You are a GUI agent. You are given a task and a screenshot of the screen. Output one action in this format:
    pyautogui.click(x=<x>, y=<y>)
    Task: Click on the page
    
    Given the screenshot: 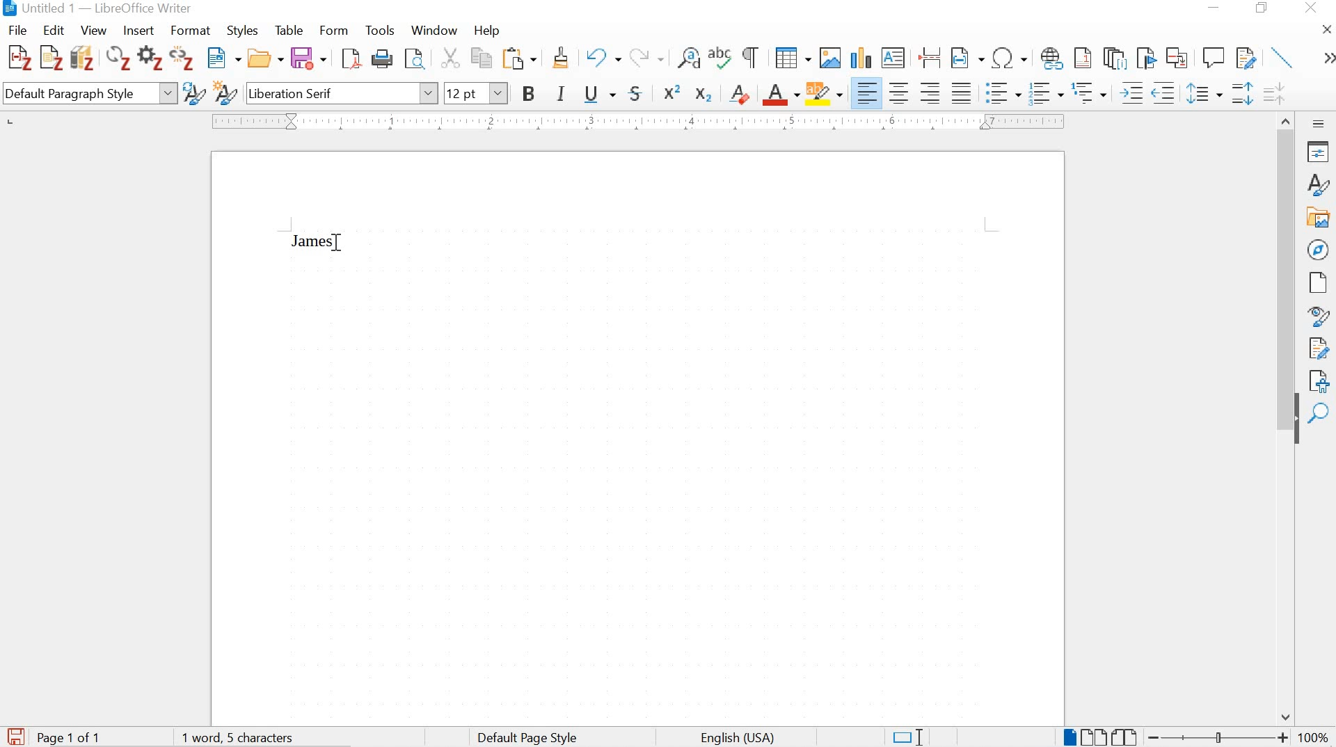 What is the action you would take?
    pyautogui.click(x=1321, y=283)
    